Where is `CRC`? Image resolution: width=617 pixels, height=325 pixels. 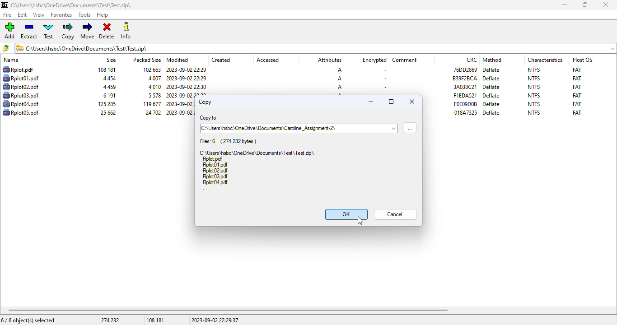 CRC is located at coordinates (464, 69).